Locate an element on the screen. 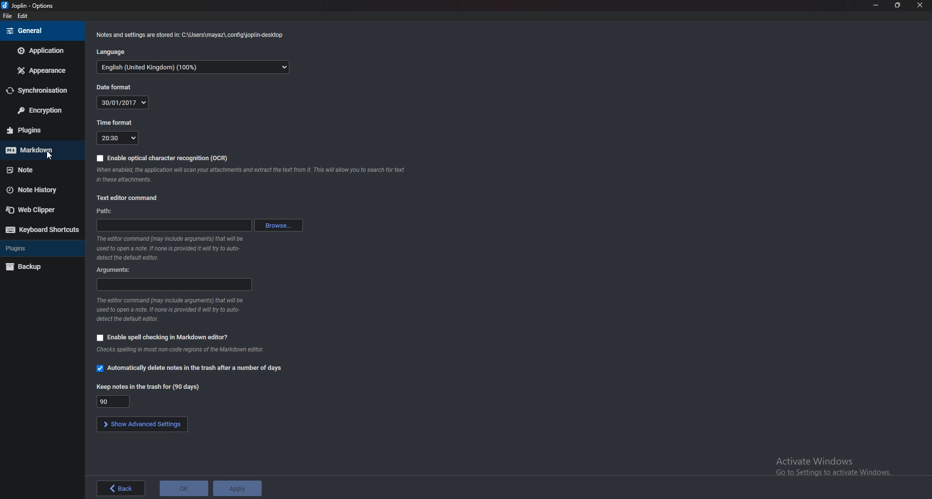 The image size is (932, 499). Date format is located at coordinates (124, 102).